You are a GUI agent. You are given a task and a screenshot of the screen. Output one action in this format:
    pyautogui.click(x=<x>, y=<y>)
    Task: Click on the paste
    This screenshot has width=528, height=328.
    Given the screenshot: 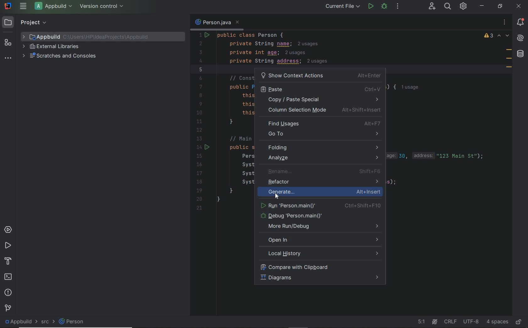 What is the action you would take?
    pyautogui.click(x=320, y=89)
    